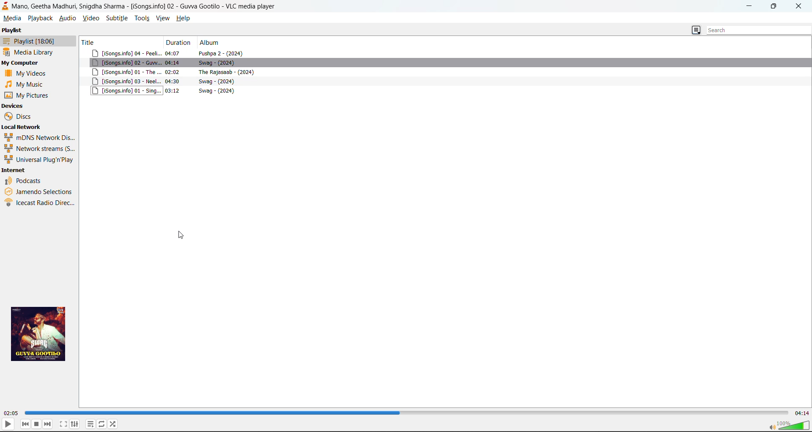 This screenshot has width=812, height=432. I want to click on pictures, so click(29, 95).